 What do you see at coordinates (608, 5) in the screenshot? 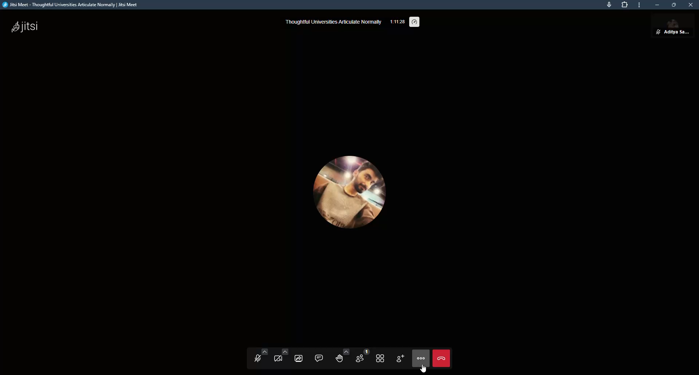
I see `mic` at bounding box center [608, 5].